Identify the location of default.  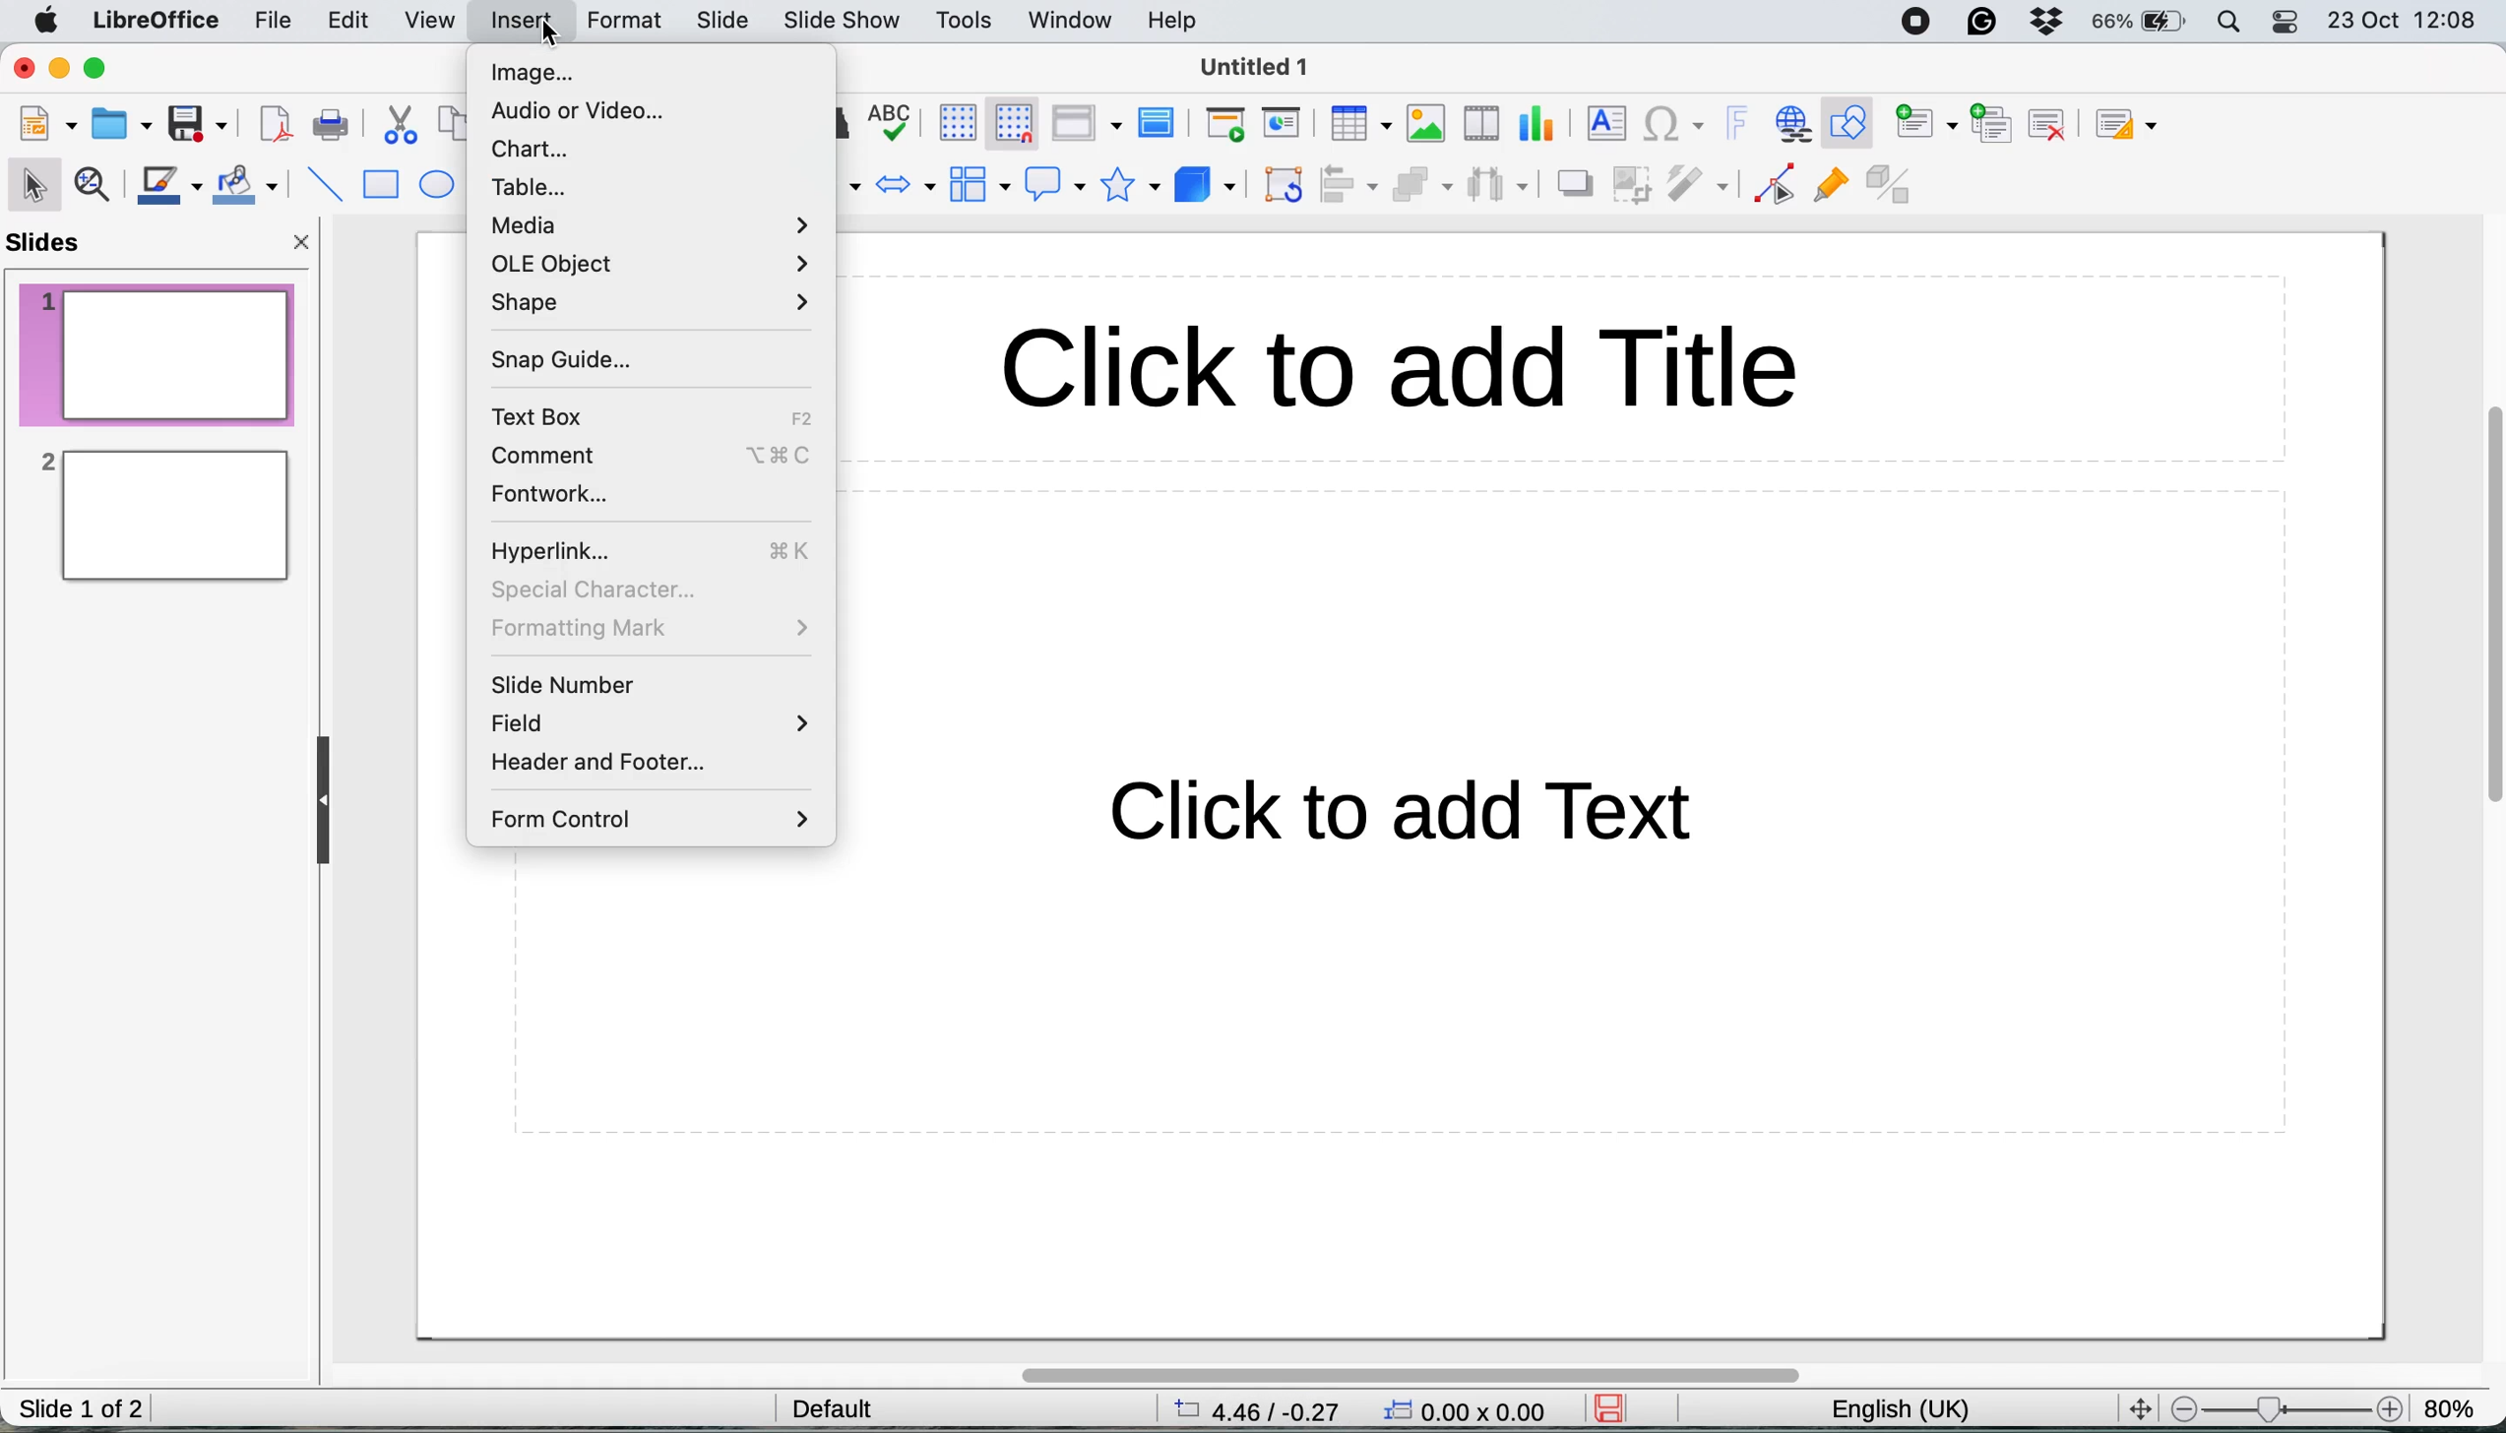
(842, 1407).